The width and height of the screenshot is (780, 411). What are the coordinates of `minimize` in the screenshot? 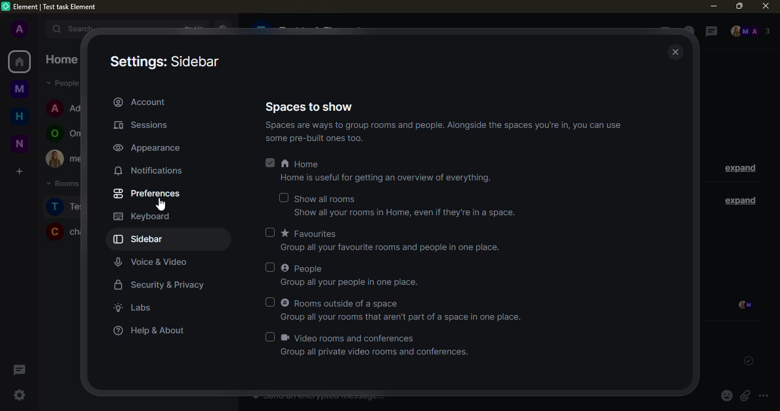 It's located at (713, 6).